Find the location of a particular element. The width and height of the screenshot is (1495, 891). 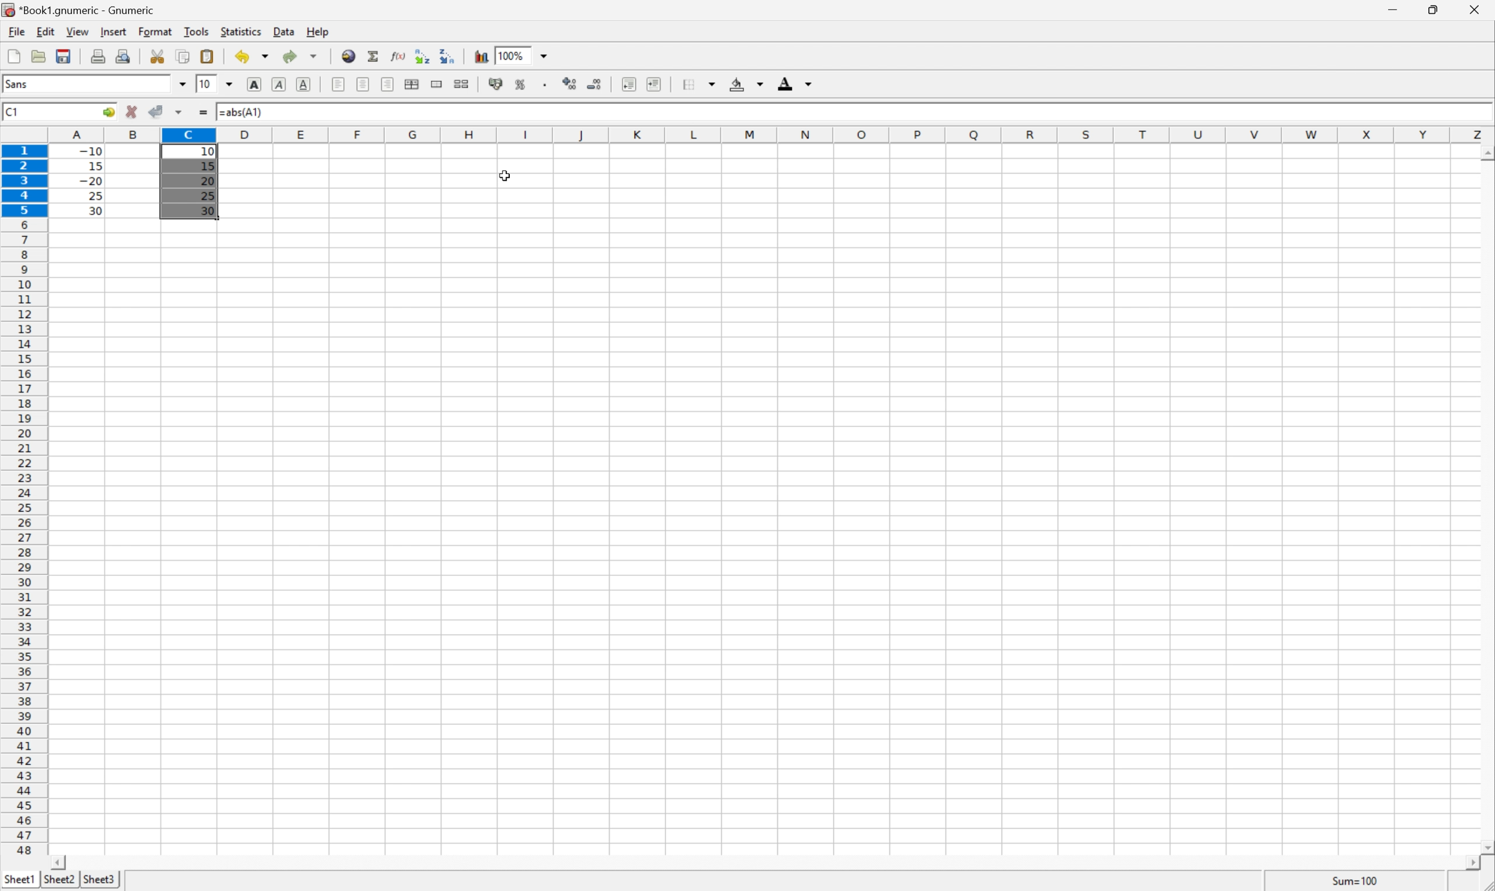

10 is located at coordinates (205, 84).